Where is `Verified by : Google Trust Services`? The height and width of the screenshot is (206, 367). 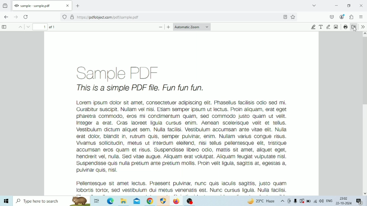 Verified by : Google Trust Services is located at coordinates (72, 17).